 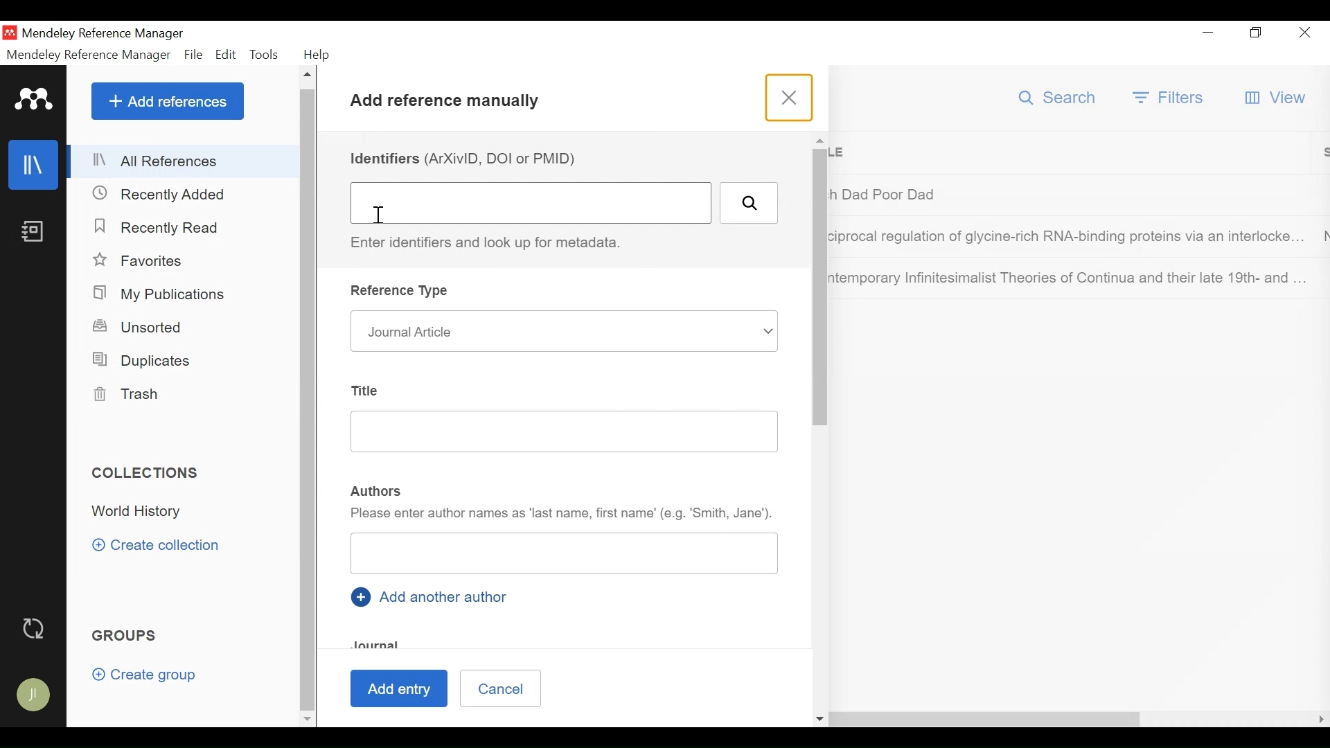 What do you see at coordinates (184, 162) in the screenshot?
I see `All References` at bounding box center [184, 162].